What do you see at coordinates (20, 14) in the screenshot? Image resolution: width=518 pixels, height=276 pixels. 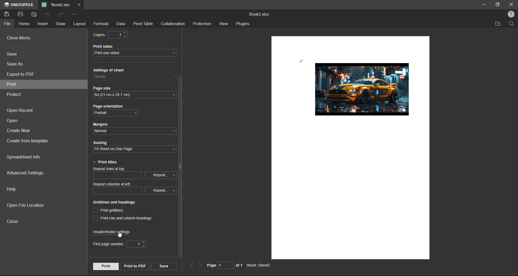 I see `print` at bounding box center [20, 14].